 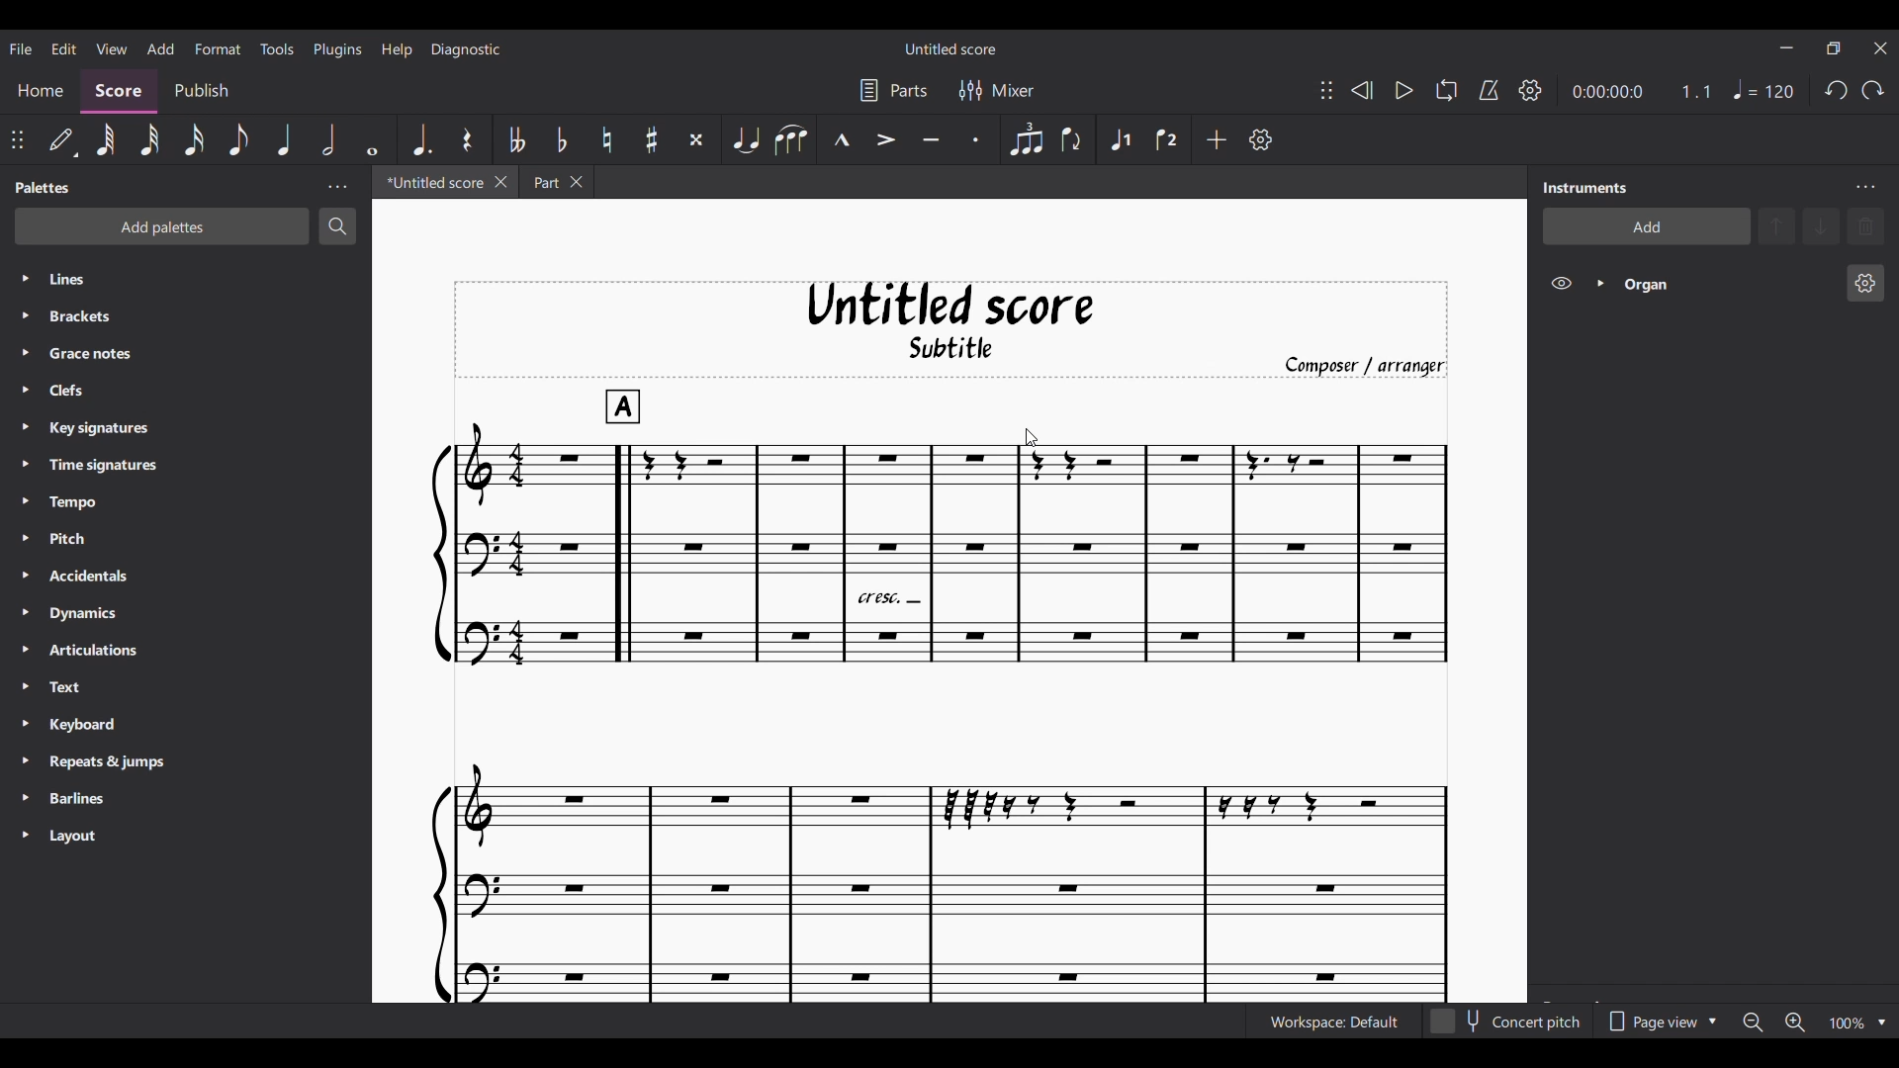 I want to click on Half note, so click(x=327, y=138).